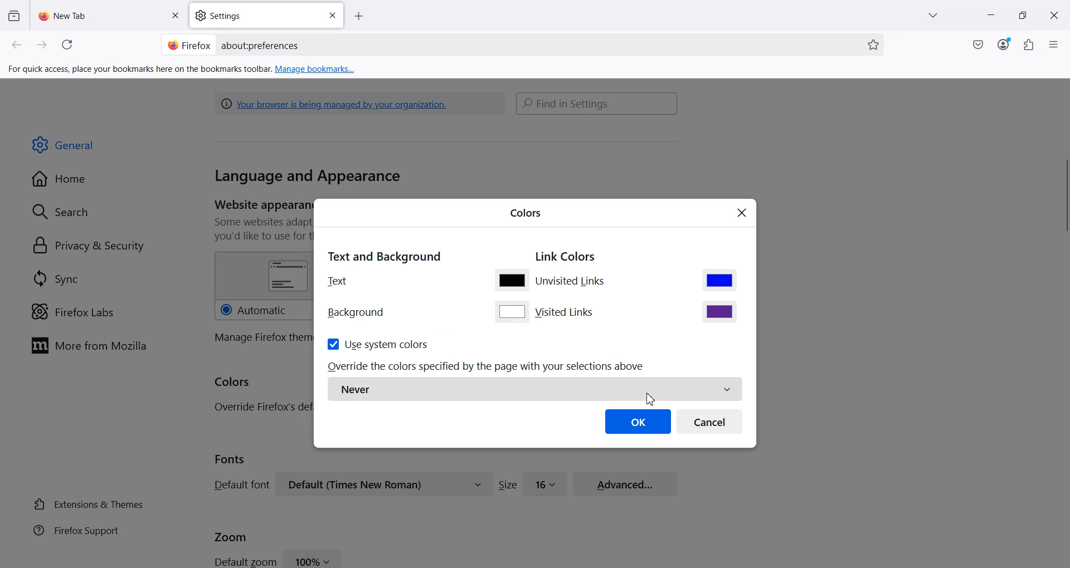  What do you see at coordinates (189, 44) in the screenshot?
I see `Firefox` at bounding box center [189, 44].